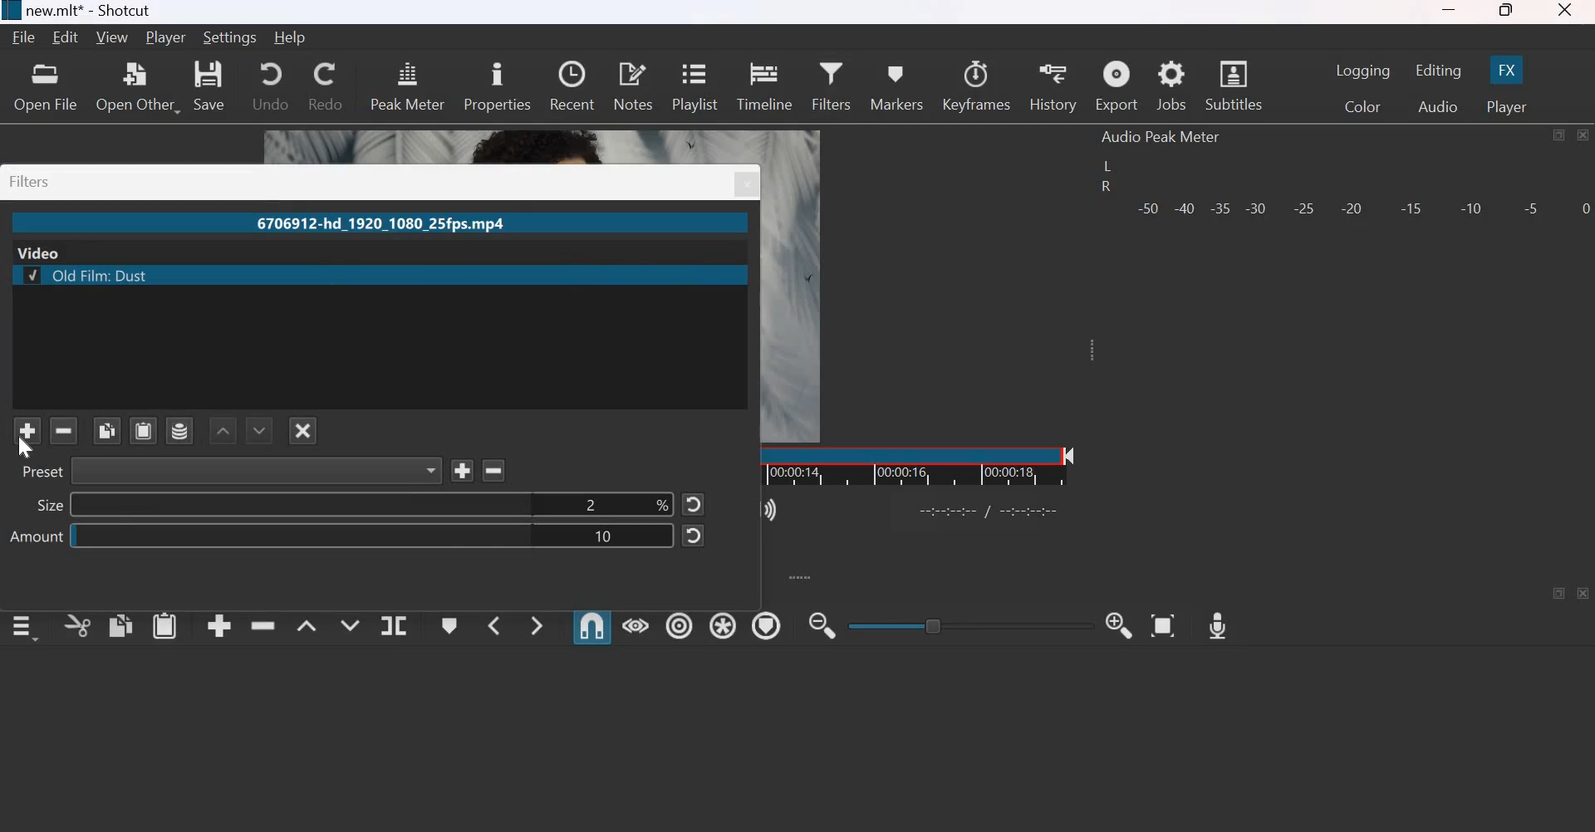  I want to click on 10, so click(604, 536).